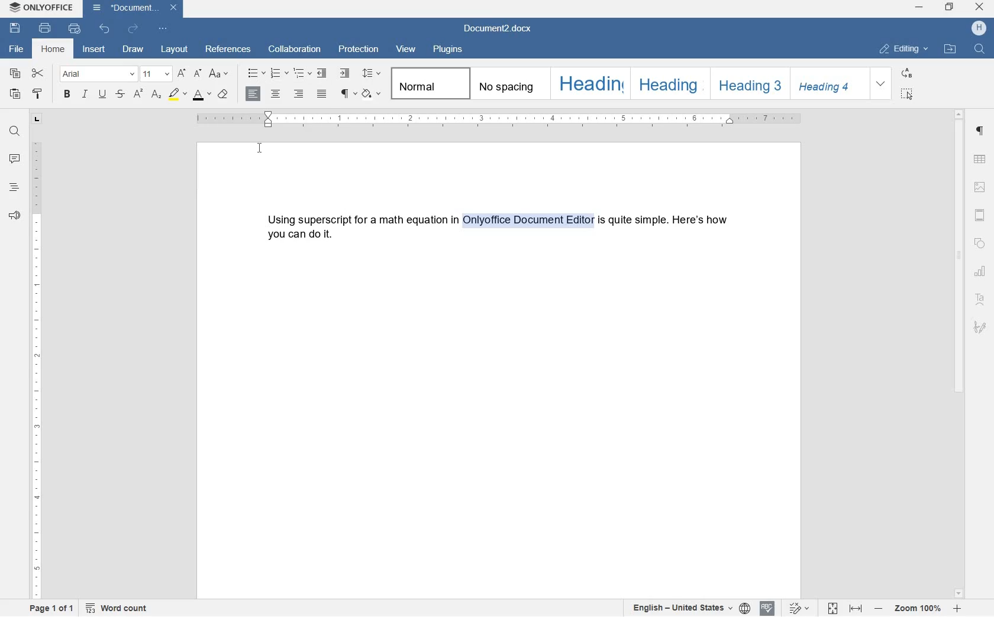 The height and width of the screenshot is (617, 994). I want to click on highlight color, so click(176, 93).